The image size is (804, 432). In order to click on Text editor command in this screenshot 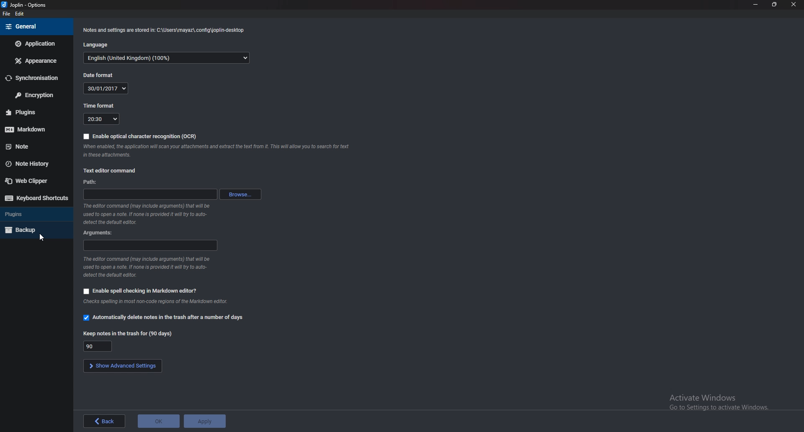, I will do `click(111, 171)`.